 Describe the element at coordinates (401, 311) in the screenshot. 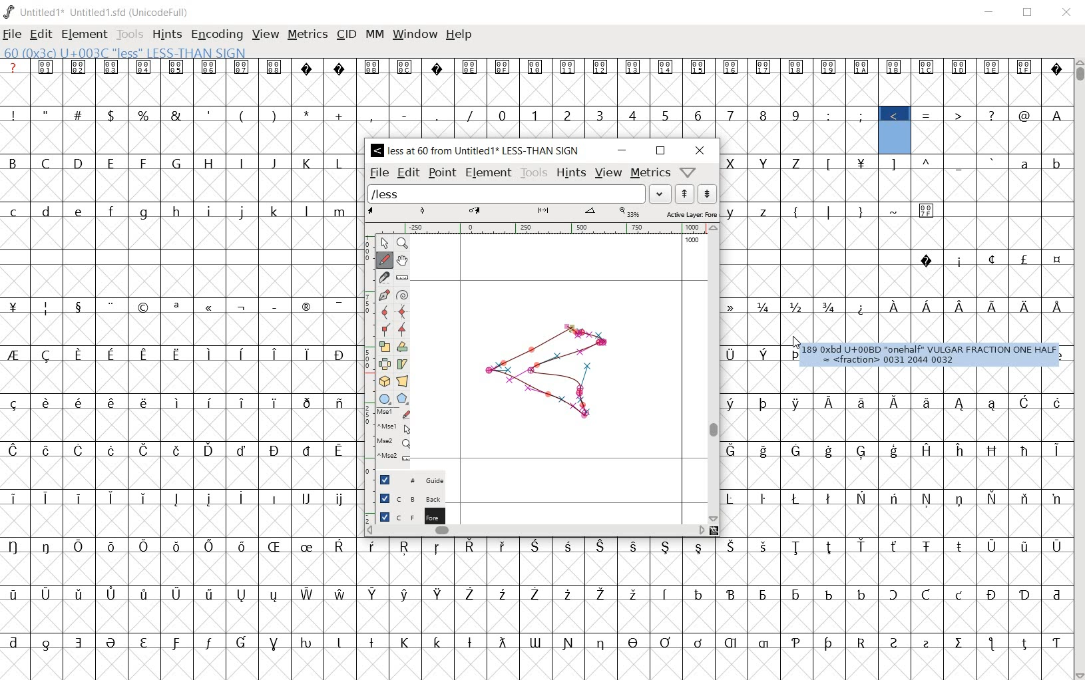

I see `add a curve point always either horizontal or vertical` at that location.